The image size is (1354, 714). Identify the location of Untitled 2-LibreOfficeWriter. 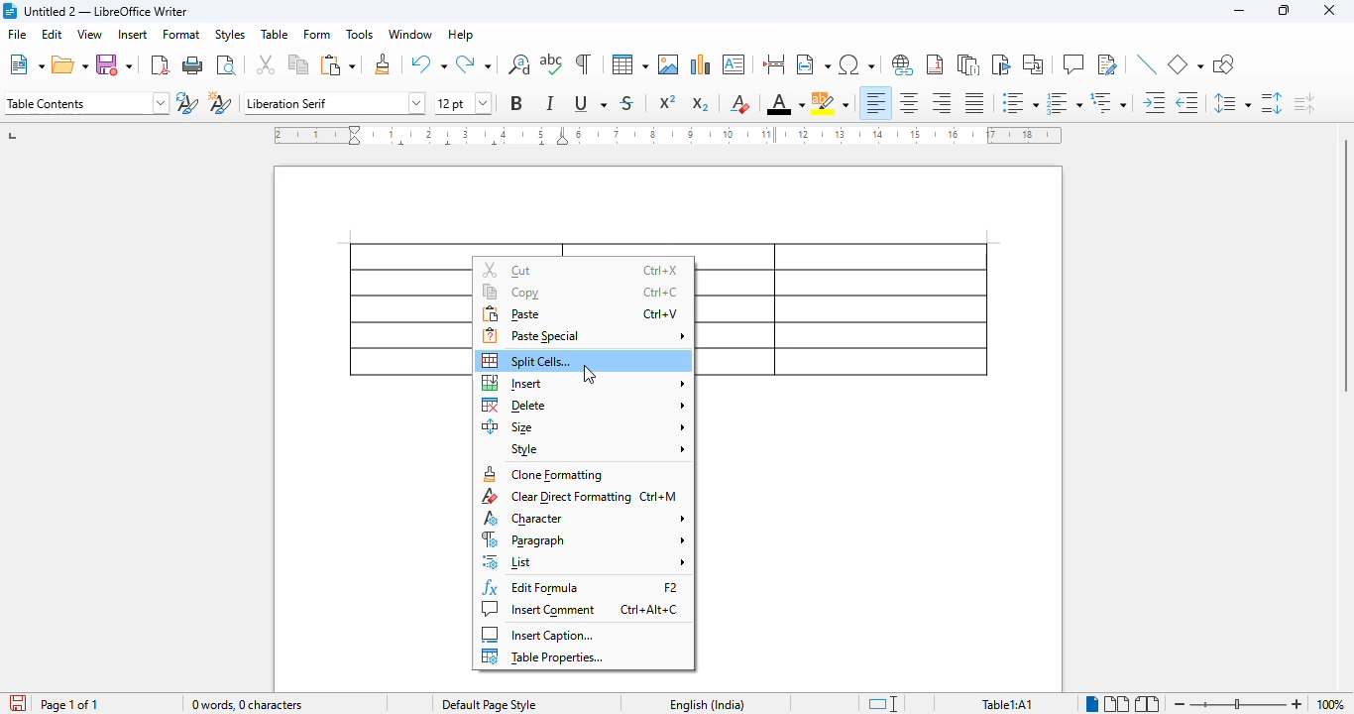
(107, 11).